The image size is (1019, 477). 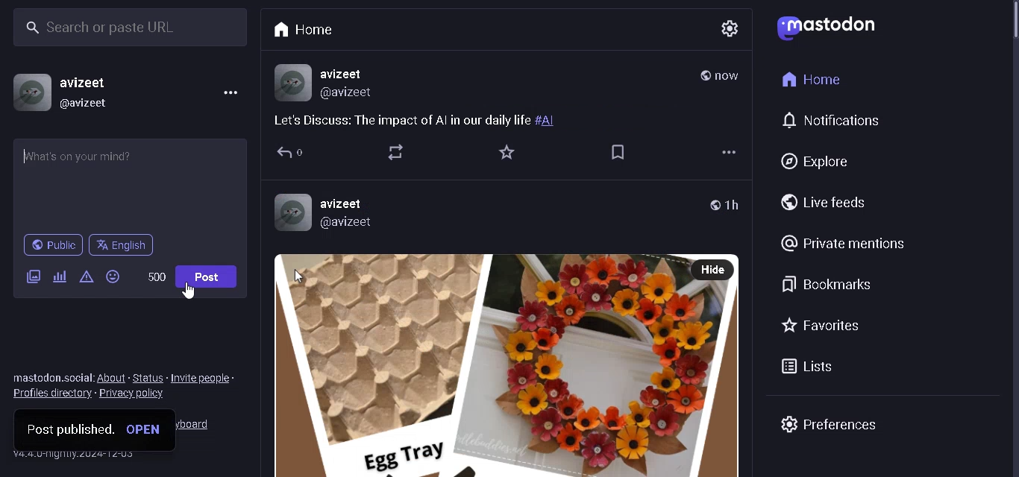 What do you see at coordinates (727, 154) in the screenshot?
I see `MORE` at bounding box center [727, 154].